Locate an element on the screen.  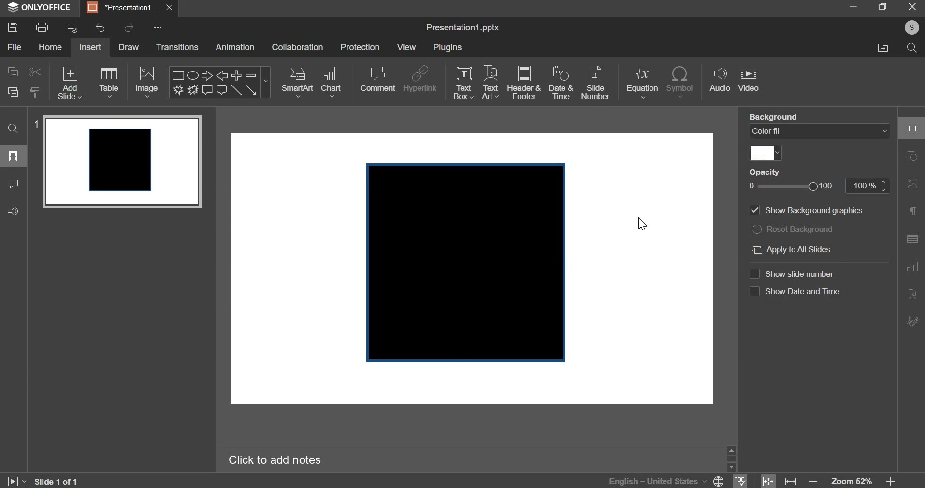
text box is located at coordinates (463, 83).